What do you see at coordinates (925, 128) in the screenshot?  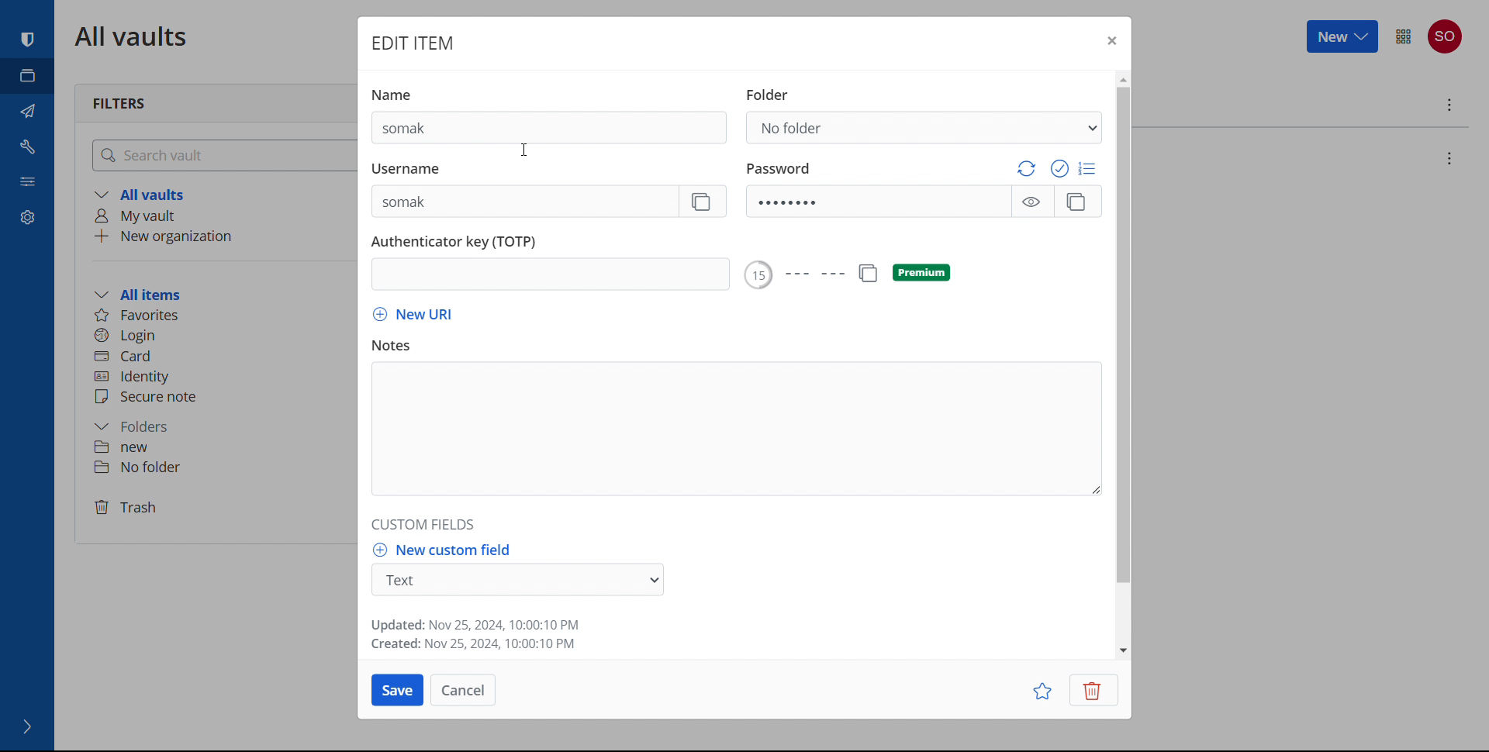 I see `select folder` at bounding box center [925, 128].